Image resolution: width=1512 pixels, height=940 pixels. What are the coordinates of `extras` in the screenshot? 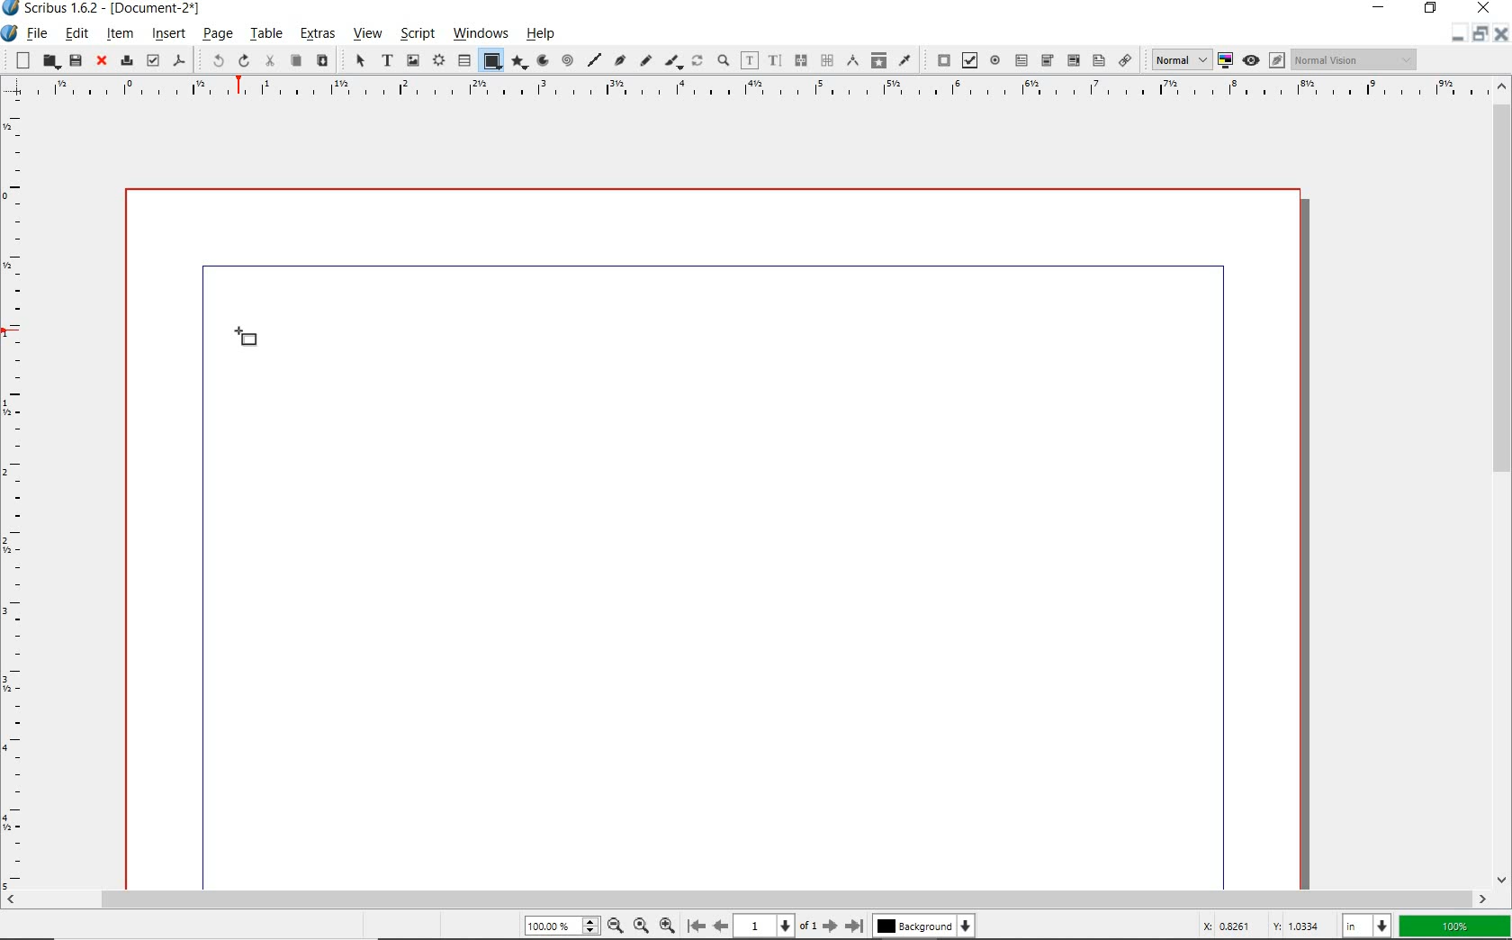 It's located at (319, 34).